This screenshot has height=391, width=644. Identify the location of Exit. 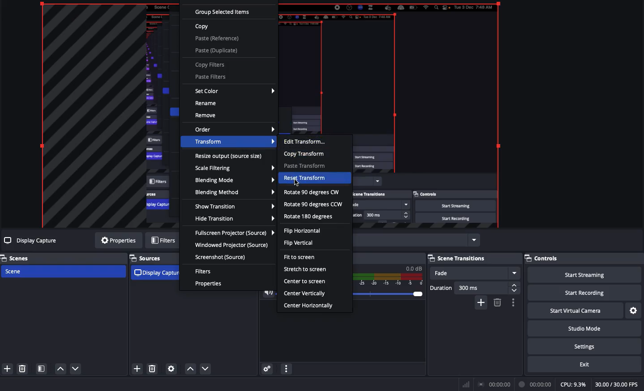
(583, 365).